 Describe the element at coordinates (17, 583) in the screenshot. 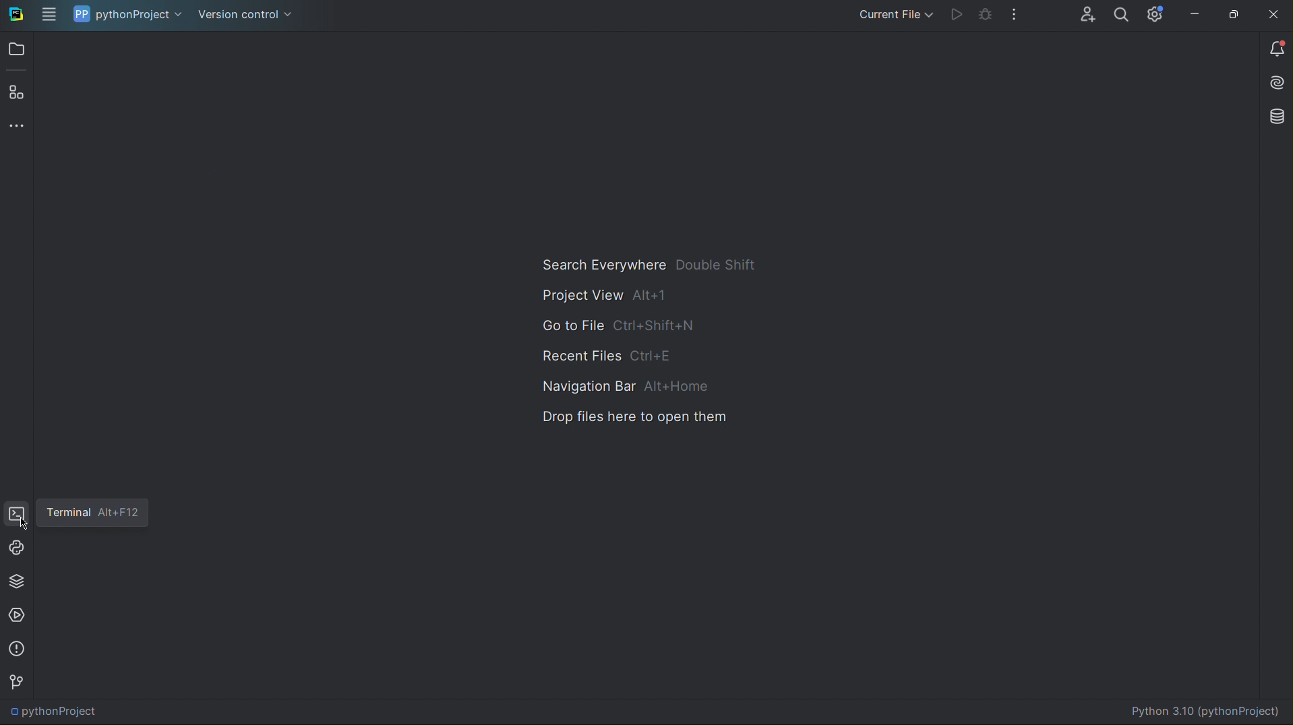

I see `Python Packages` at that location.